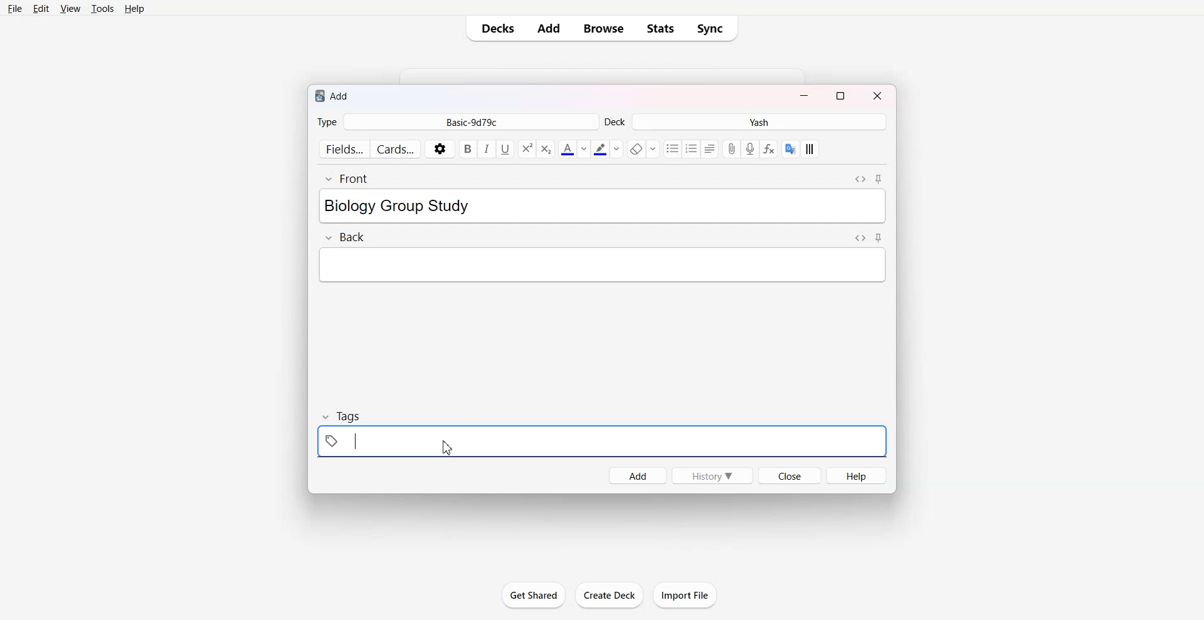  Describe the element at coordinates (43, 9) in the screenshot. I see `Edit` at that location.